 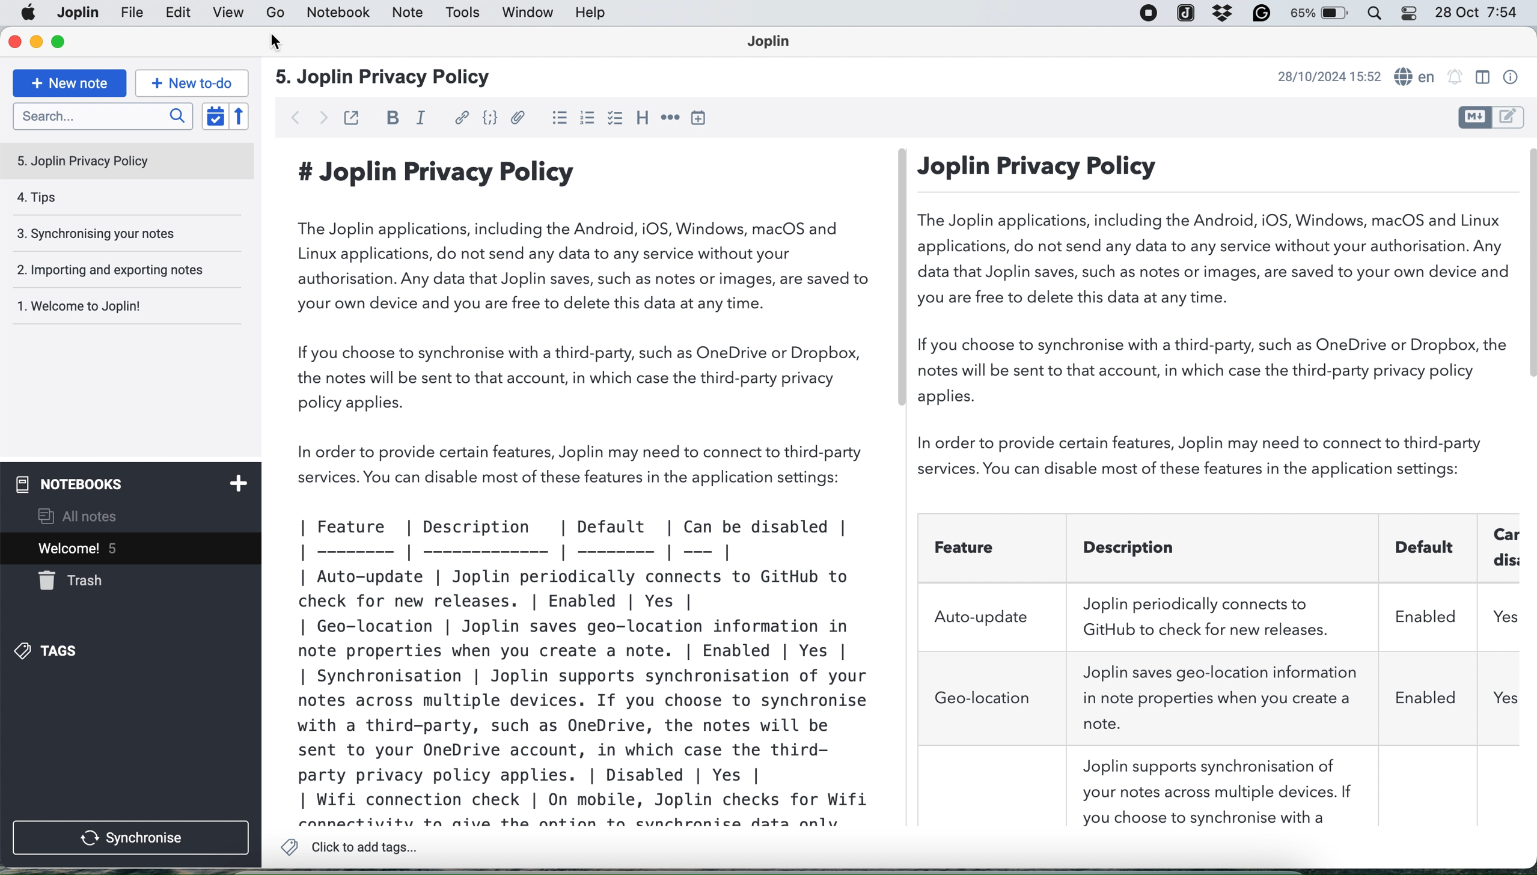 What do you see at coordinates (29, 13) in the screenshot?
I see `Apple menu` at bounding box center [29, 13].